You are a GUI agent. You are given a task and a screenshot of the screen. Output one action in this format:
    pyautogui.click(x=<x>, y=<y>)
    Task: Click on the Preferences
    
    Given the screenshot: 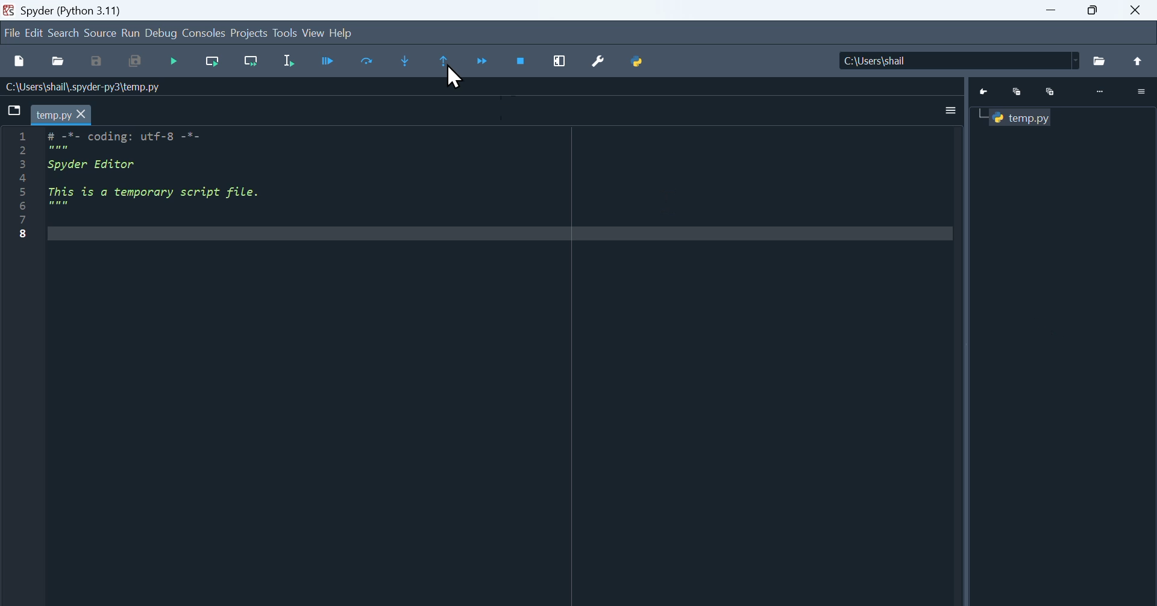 What is the action you would take?
    pyautogui.click(x=599, y=61)
    